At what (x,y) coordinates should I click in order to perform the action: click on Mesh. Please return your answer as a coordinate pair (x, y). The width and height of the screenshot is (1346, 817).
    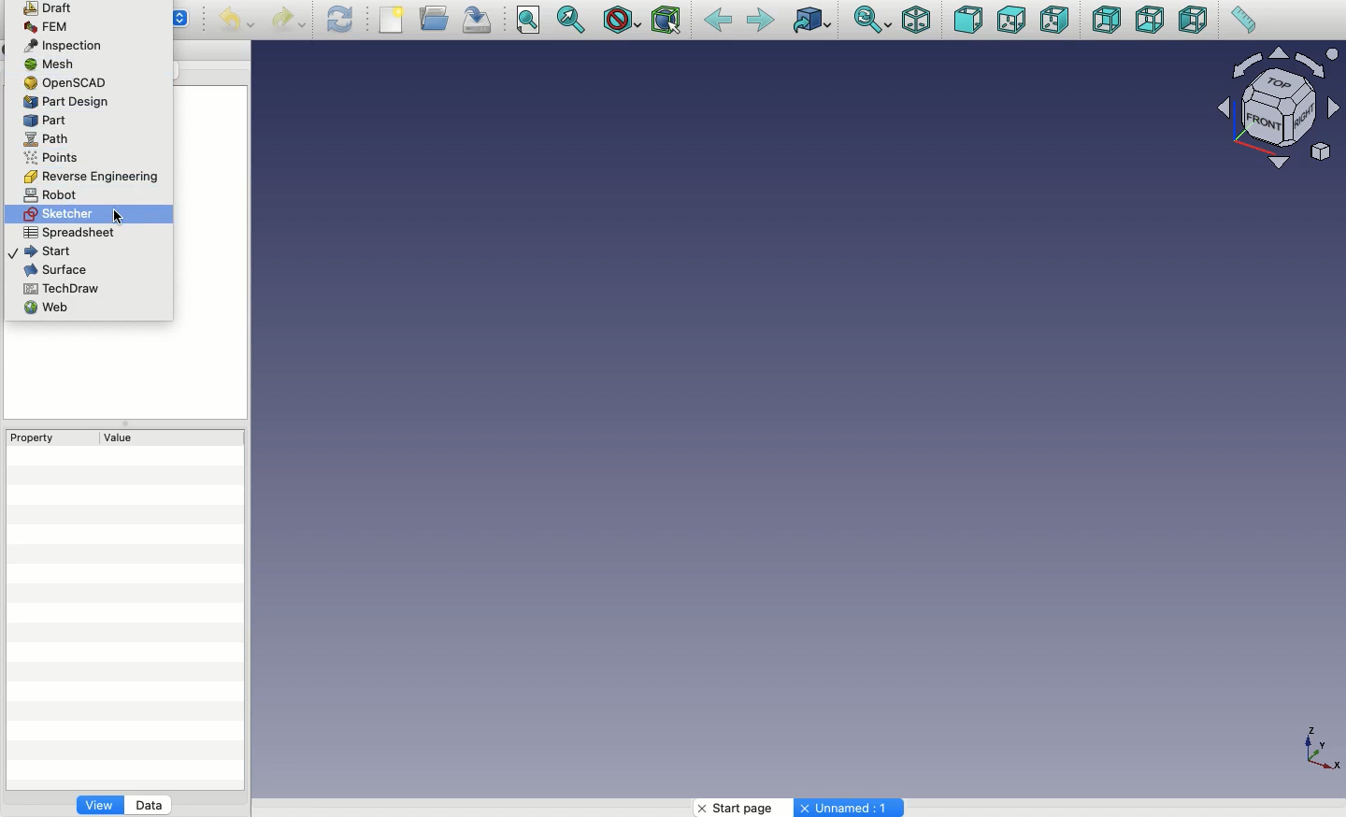
    Looking at the image, I should click on (54, 64).